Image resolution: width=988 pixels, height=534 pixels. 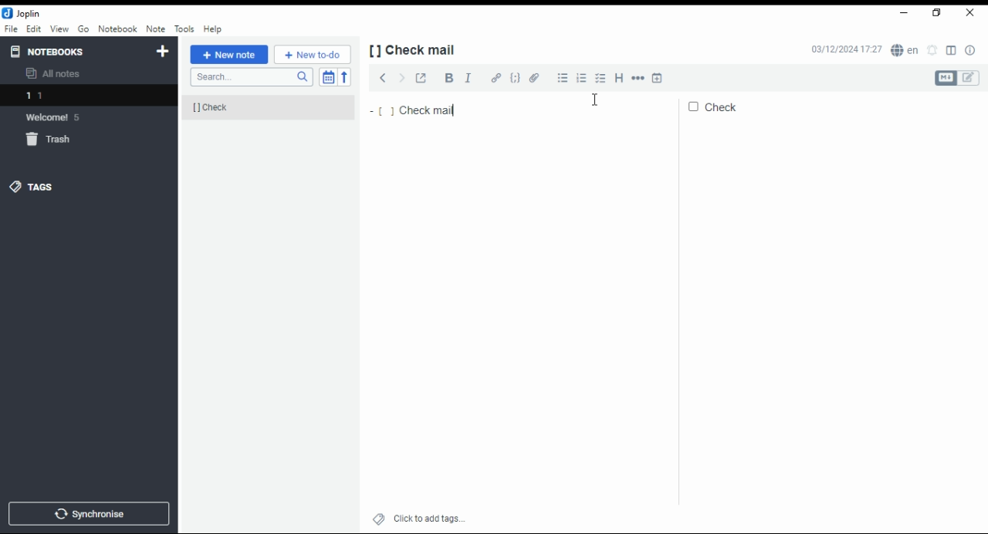 What do you see at coordinates (39, 190) in the screenshot?
I see `tags` at bounding box center [39, 190].